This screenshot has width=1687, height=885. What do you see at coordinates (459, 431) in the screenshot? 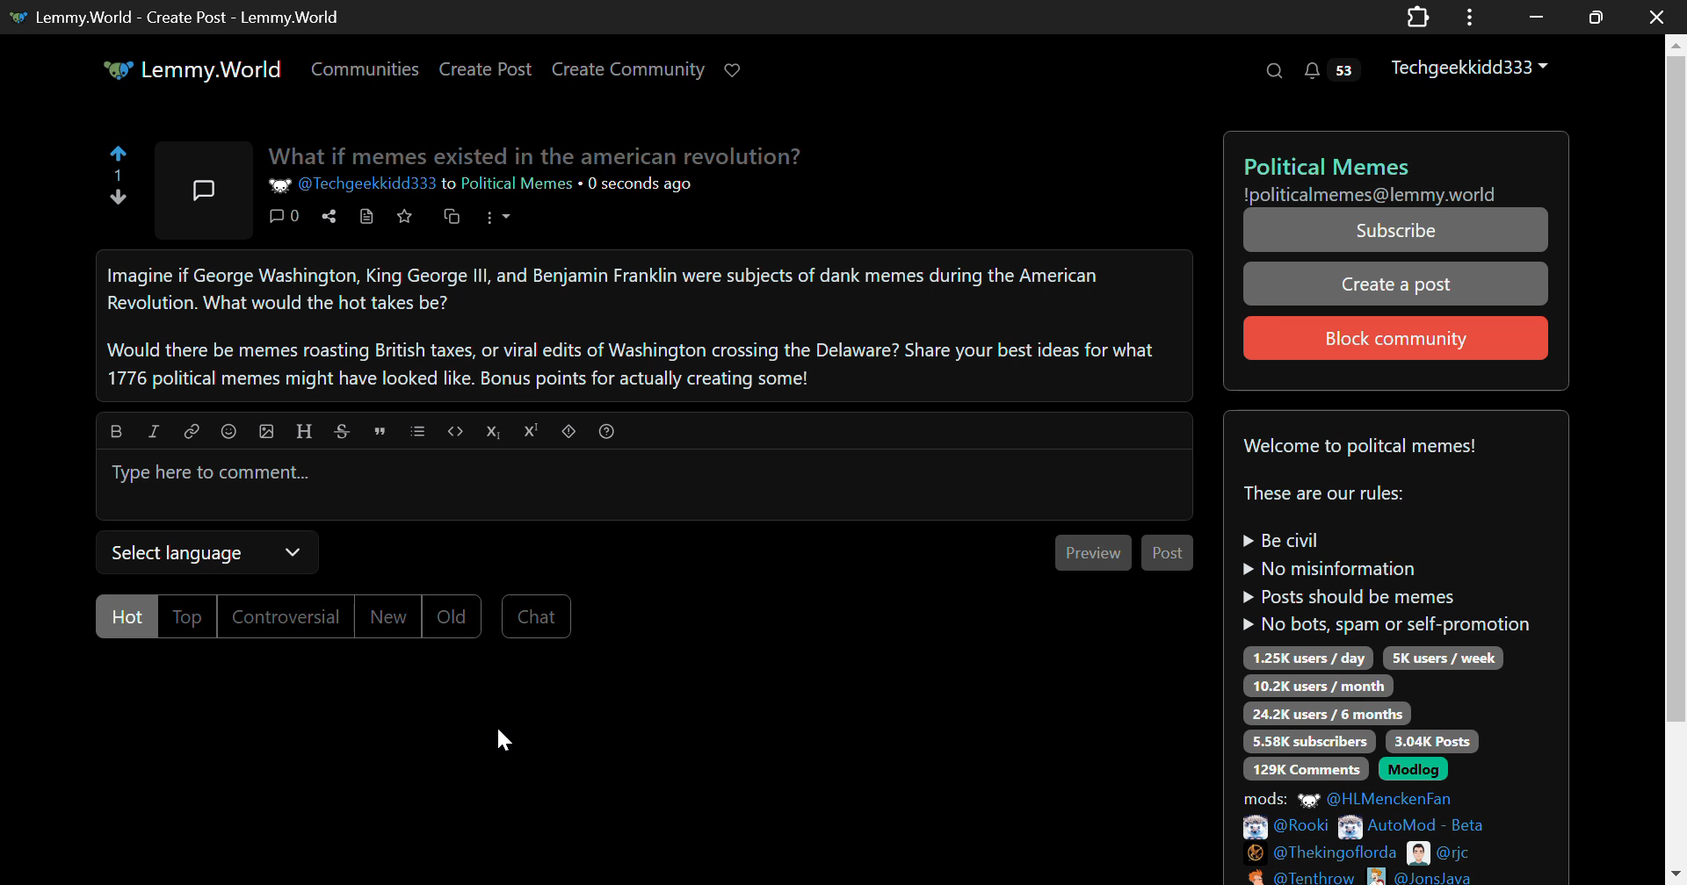
I see `Code` at bounding box center [459, 431].